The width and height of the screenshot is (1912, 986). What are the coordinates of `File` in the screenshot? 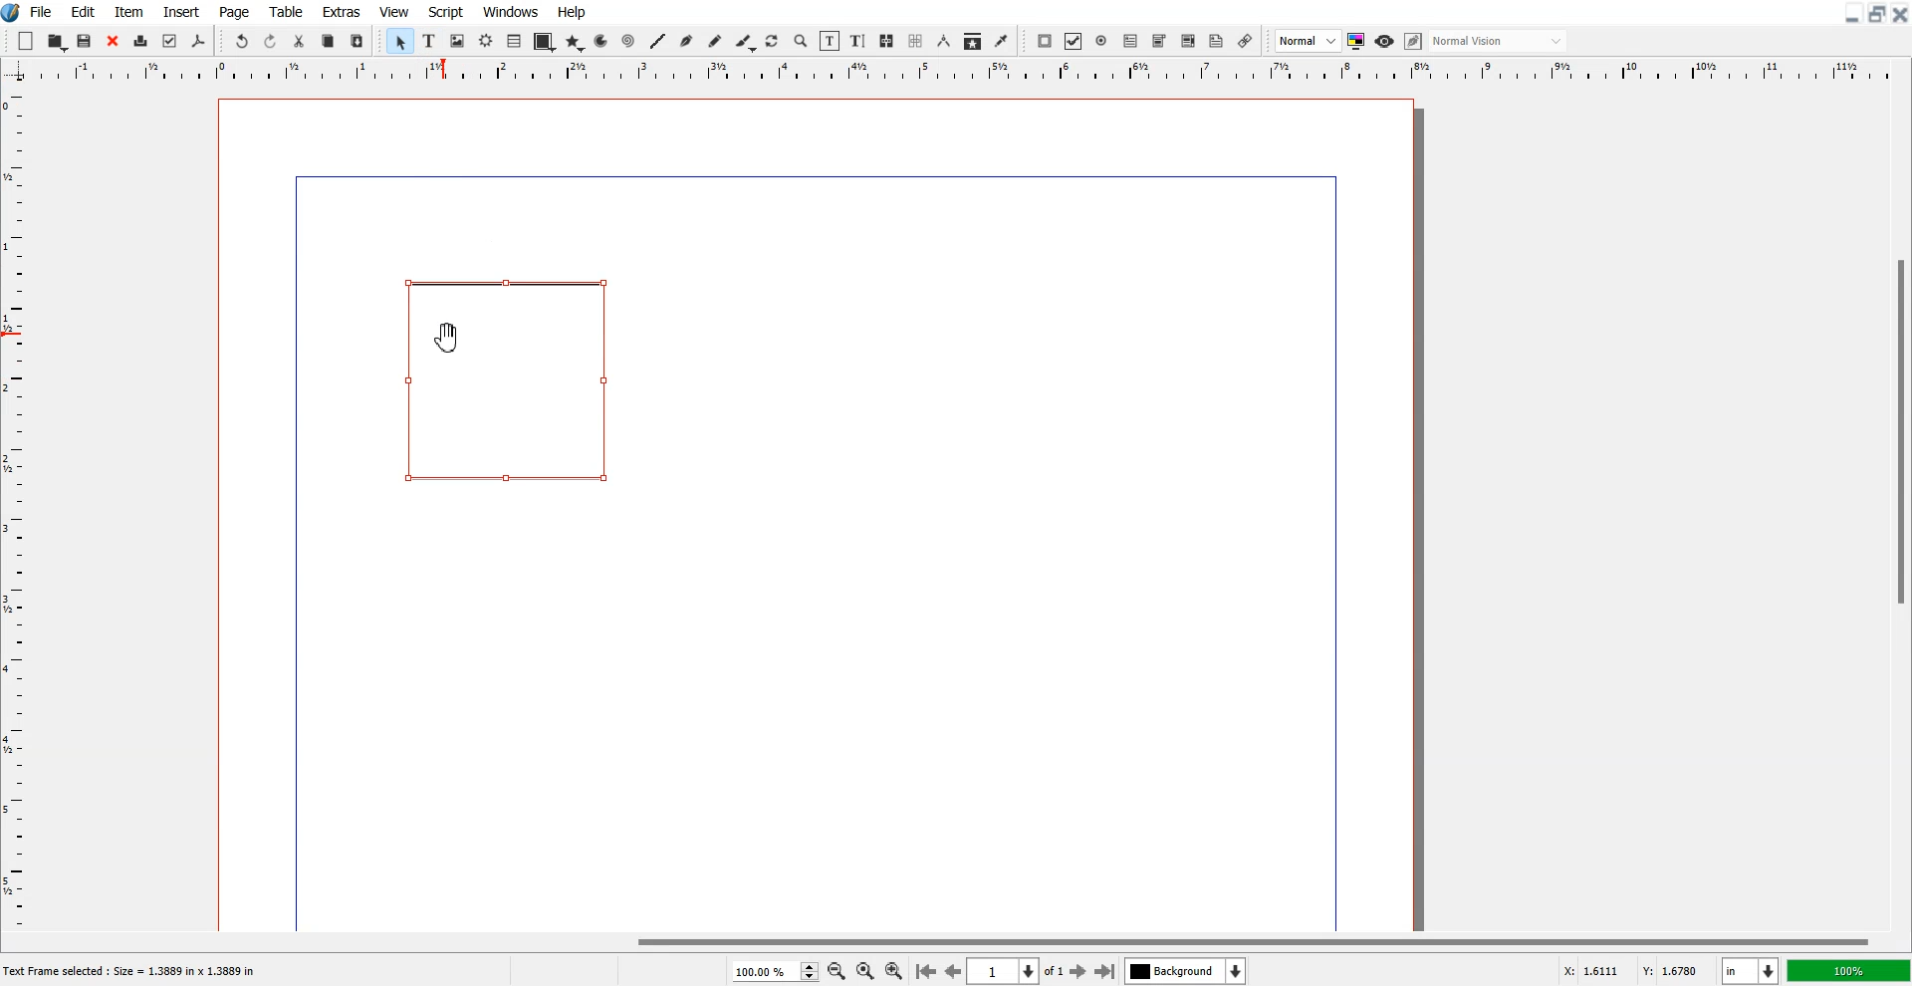 It's located at (43, 11).